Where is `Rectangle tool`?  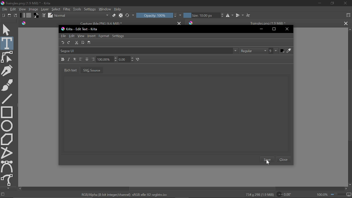
Rectangle tool is located at coordinates (7, 112).